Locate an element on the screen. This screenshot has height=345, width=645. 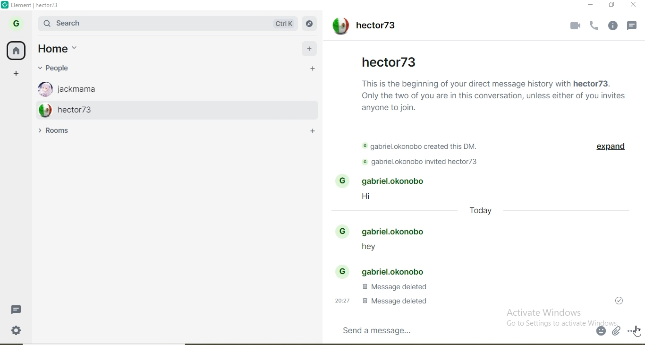
add space is located at coordinates (17, 72).